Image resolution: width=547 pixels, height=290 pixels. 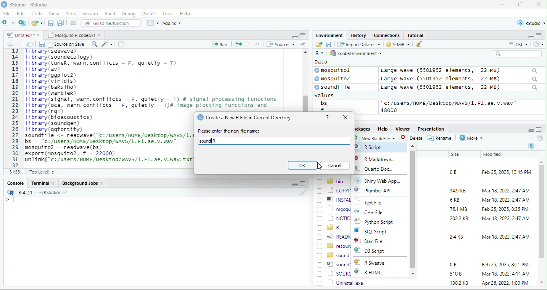 What do you see at coordinates (455, 236) in the screenshot?
I see `24KB` at bounding box center [455, 236].